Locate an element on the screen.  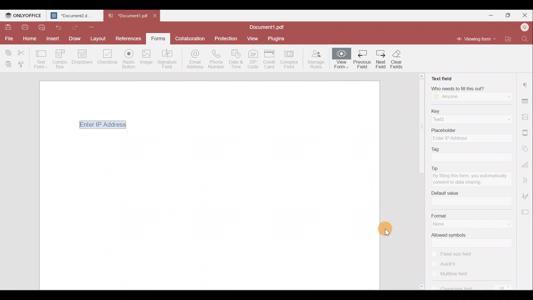
tip filed is located at coordinates (447, 193).